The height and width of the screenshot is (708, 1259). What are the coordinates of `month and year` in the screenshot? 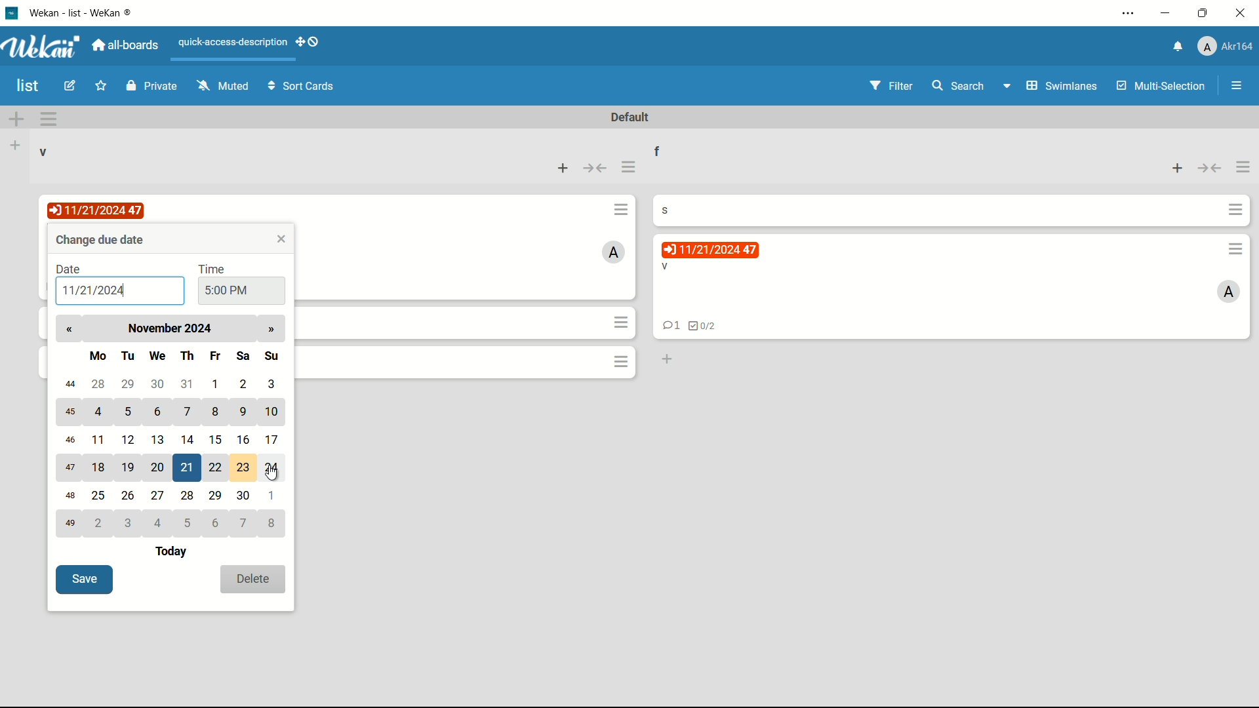 It's located at (174, 328).